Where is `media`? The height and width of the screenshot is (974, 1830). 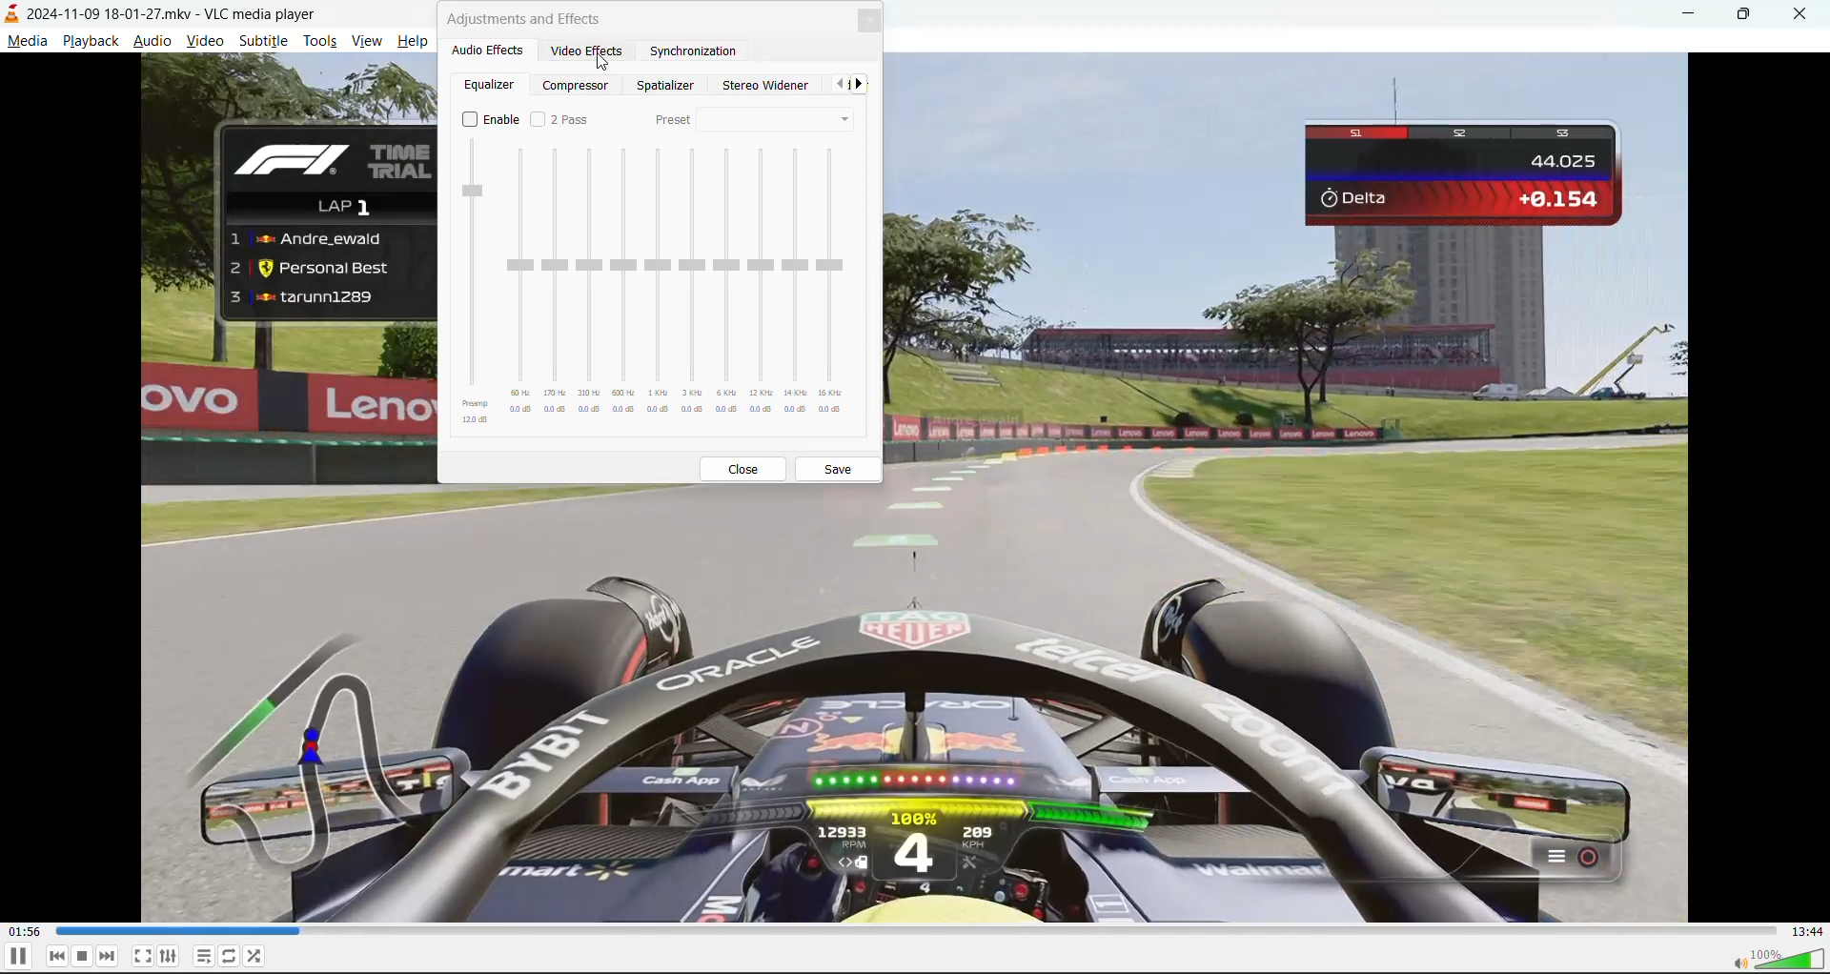 media is located at coordinates (29, 43).